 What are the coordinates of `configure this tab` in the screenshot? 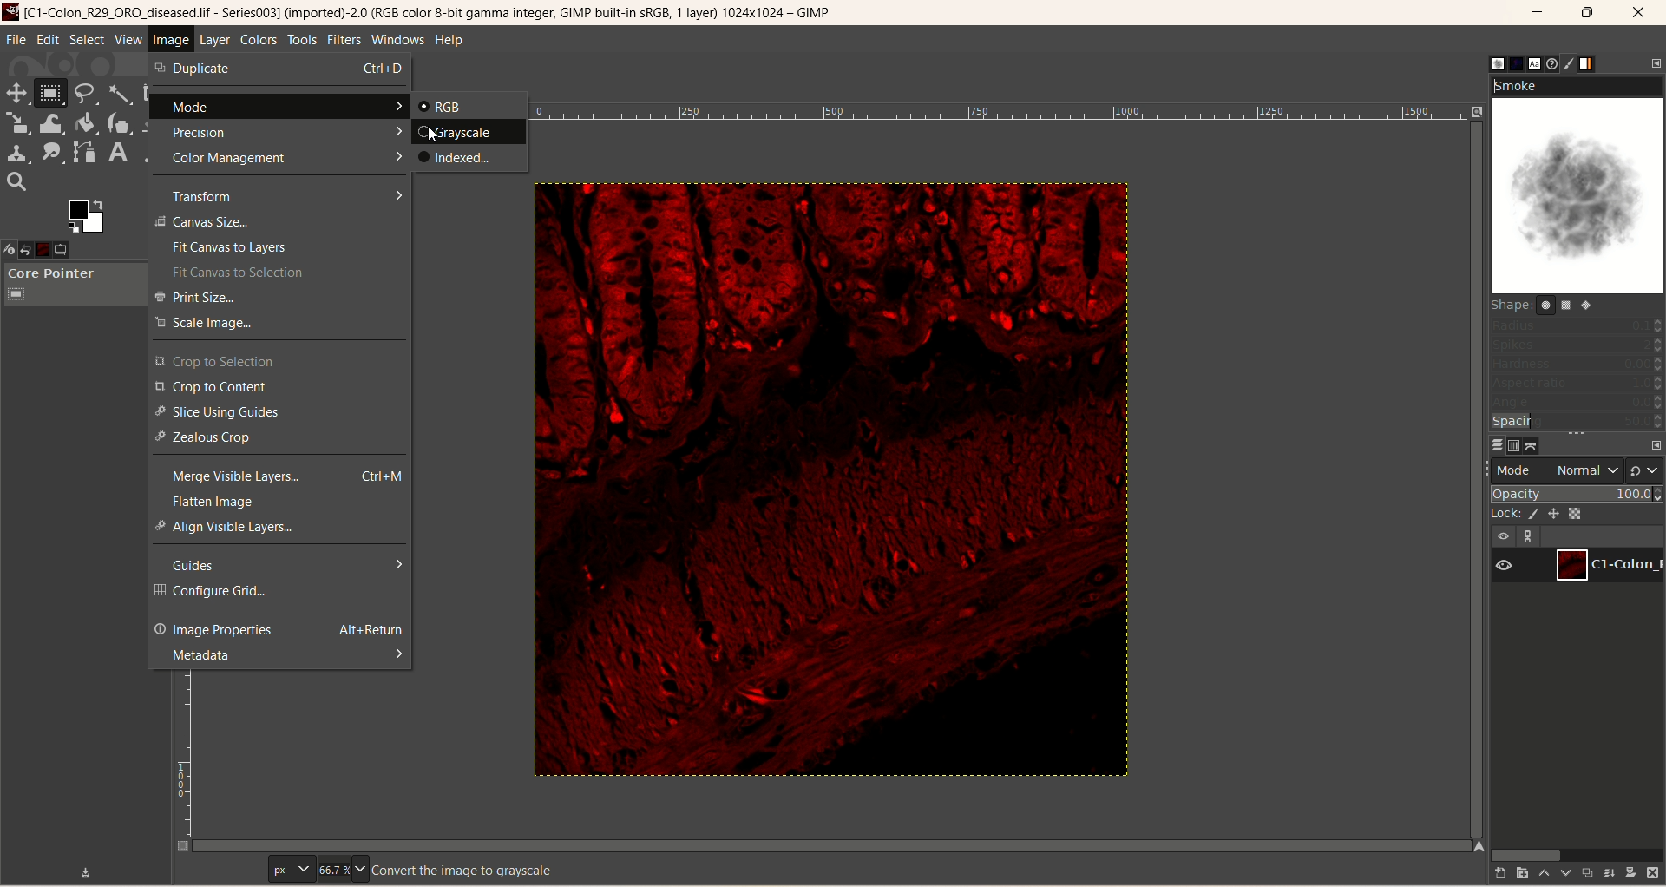 It's located at (1654, 62).